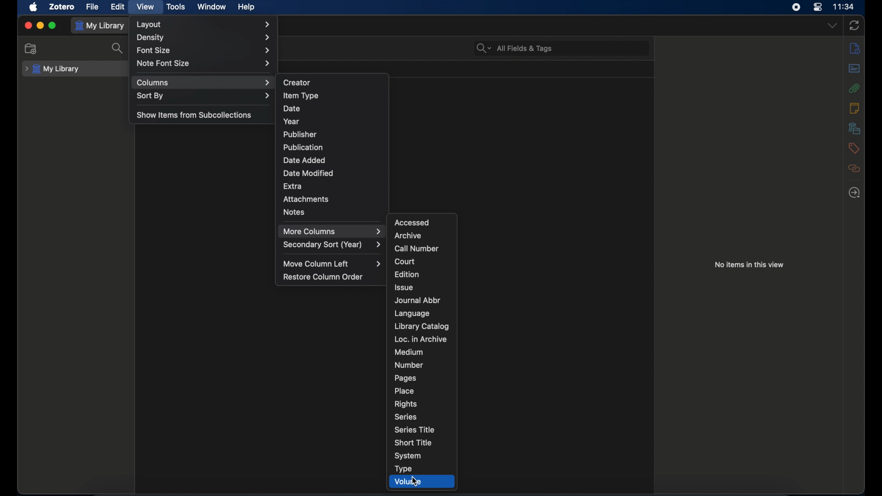  I want to click on attachments, so click(305, 199).